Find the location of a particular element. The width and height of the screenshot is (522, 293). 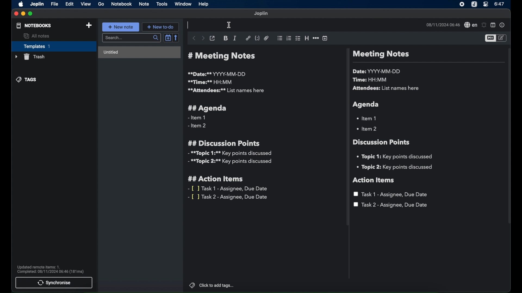

updated remote item 1 completed 08/11/2024 06:46 (181ms) is located at coordinates (51, 269).